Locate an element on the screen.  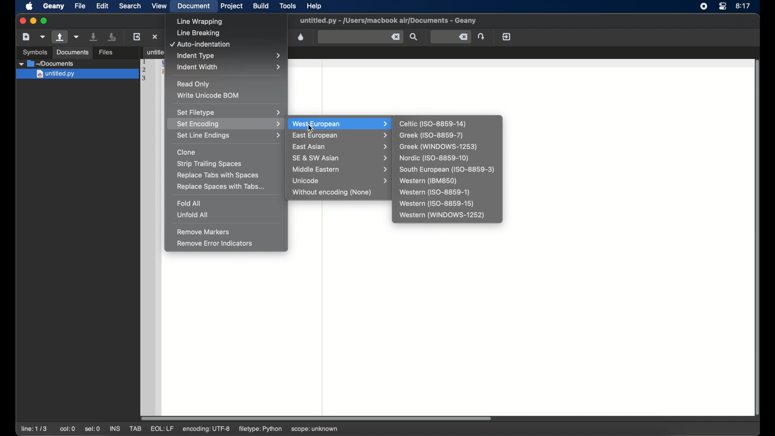
mod is located at coordinates (161, 429).